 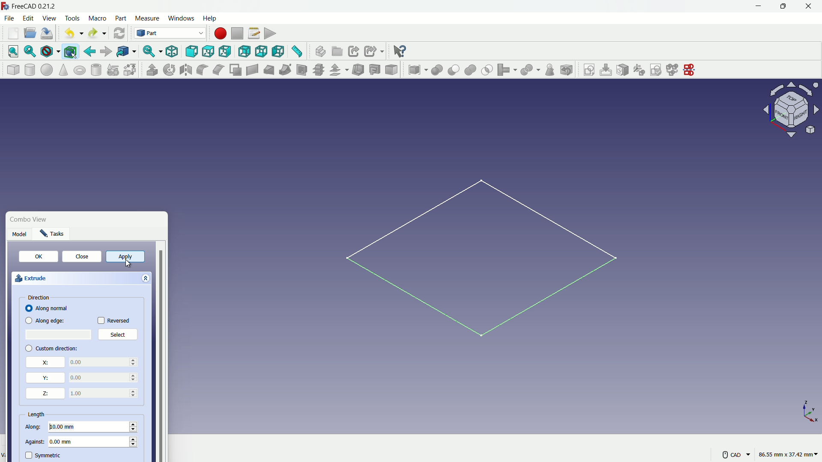 I want to click on checkbox, so click(x=28, y=308).